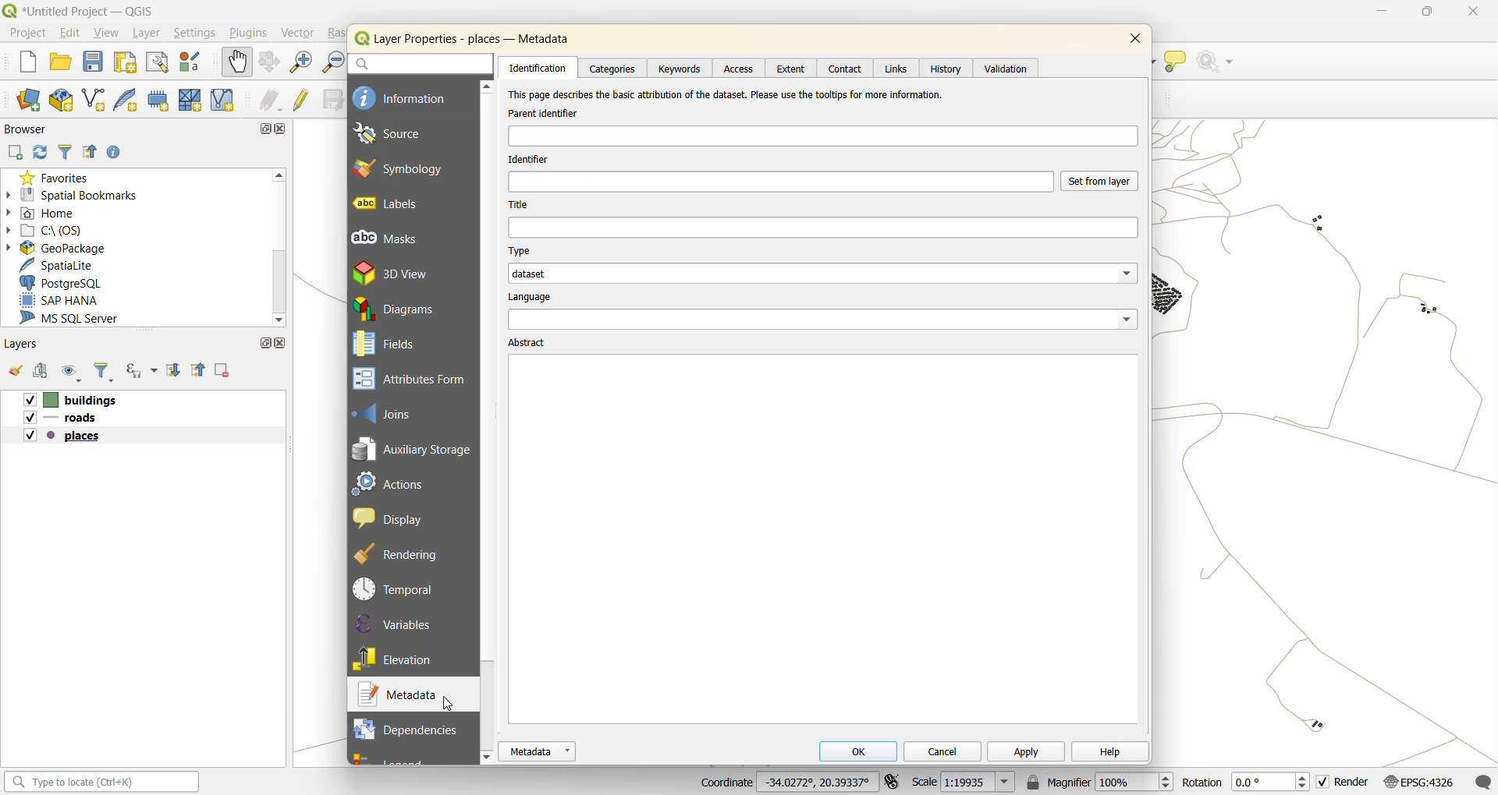 The width and height of the screenshot is (1498, 795). I want to click on apply, so click(1021, 748).